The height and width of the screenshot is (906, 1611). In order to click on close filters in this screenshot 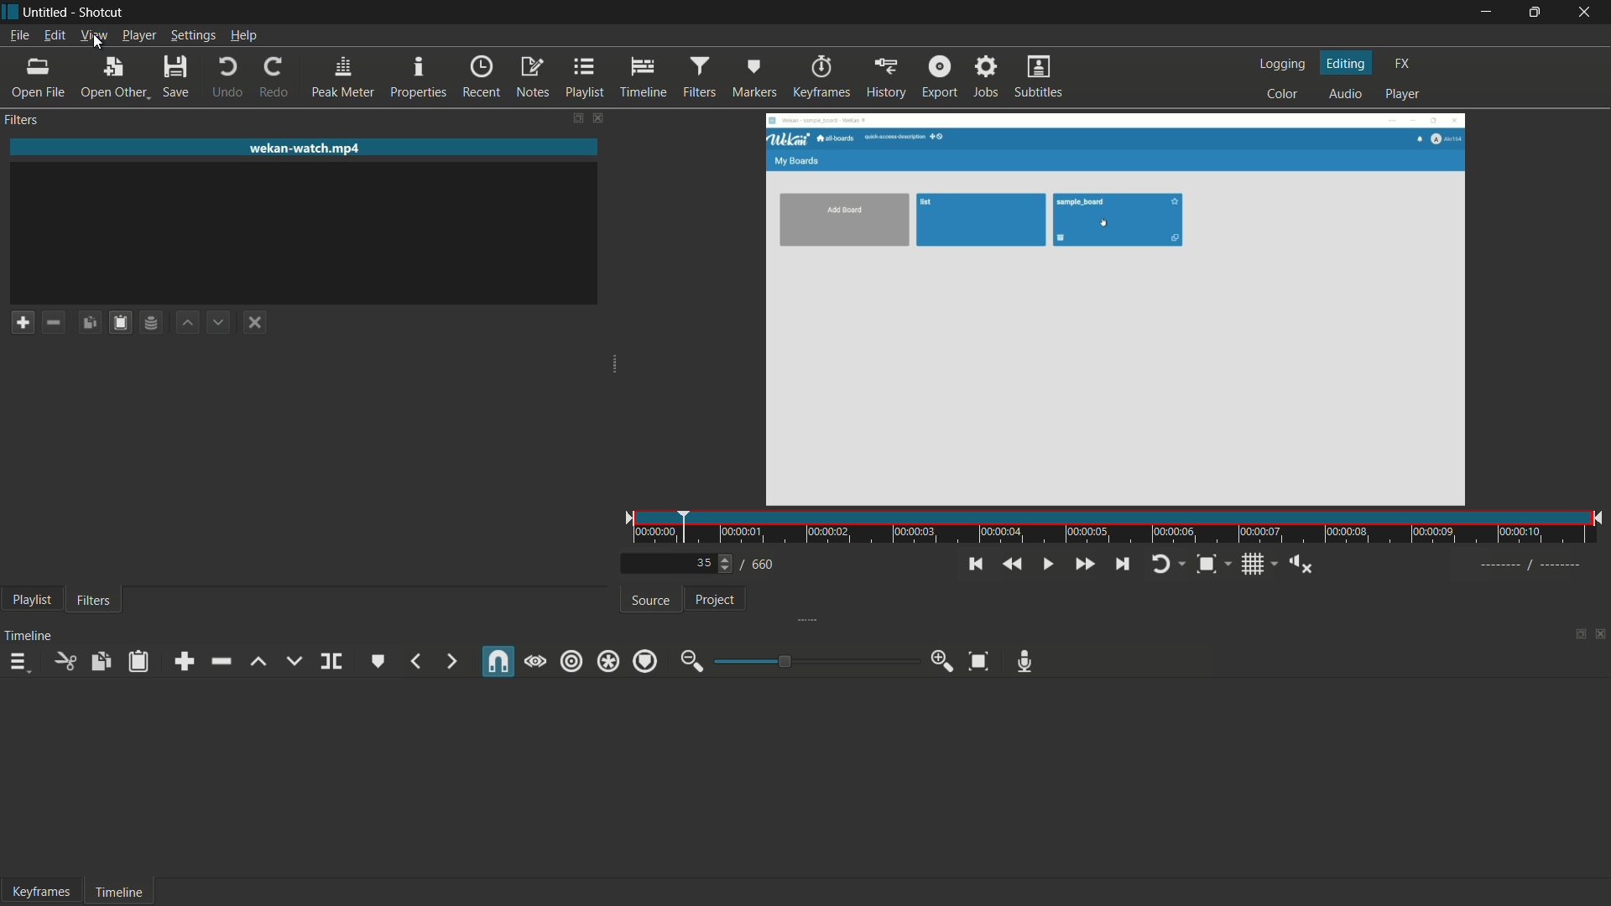, I will do `click(597, 117)`.